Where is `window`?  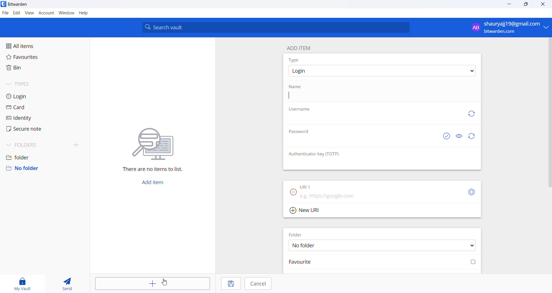
window is located at coordinates (66, 13).